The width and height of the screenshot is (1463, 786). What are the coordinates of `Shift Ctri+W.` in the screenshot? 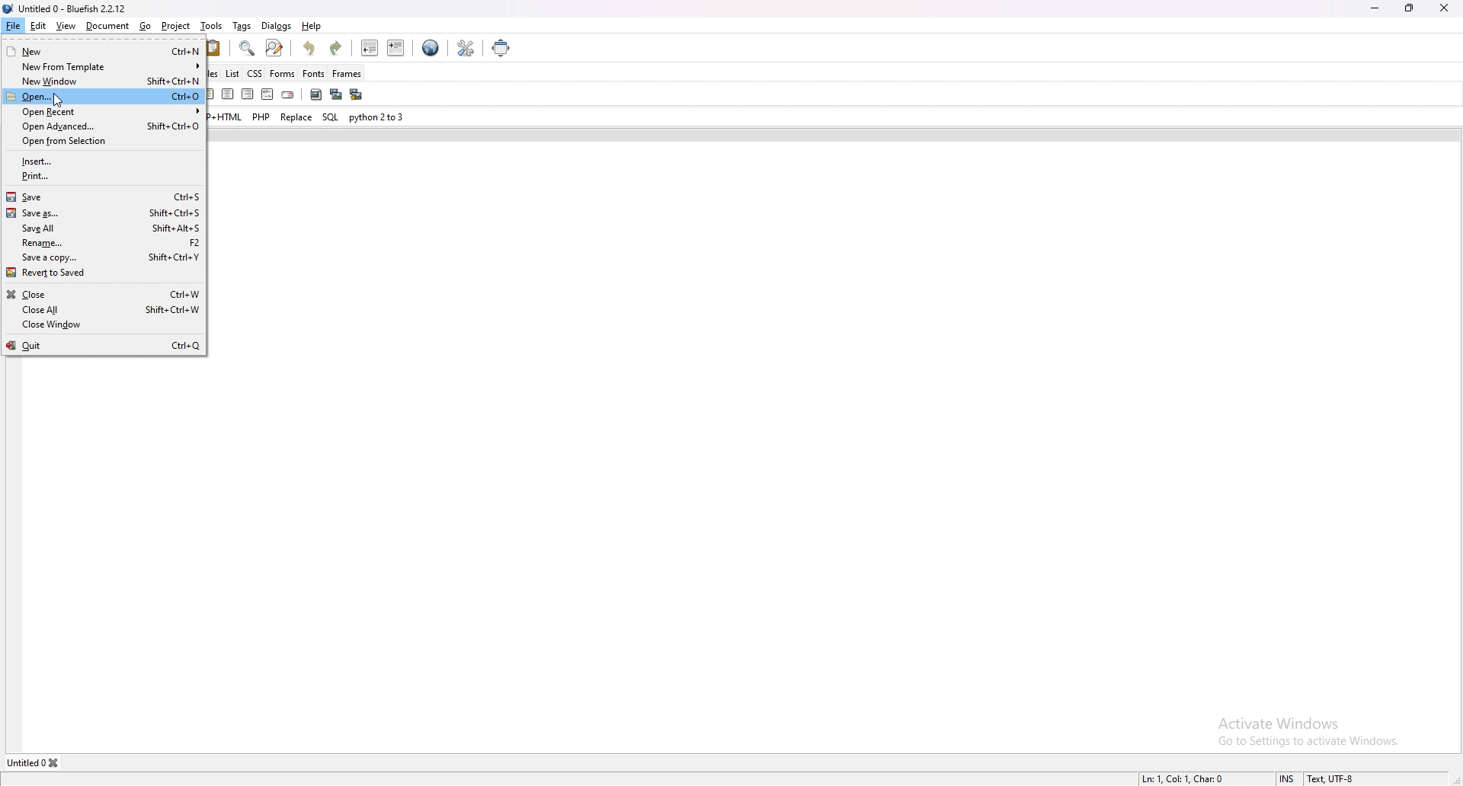 It's located at (174, 310).